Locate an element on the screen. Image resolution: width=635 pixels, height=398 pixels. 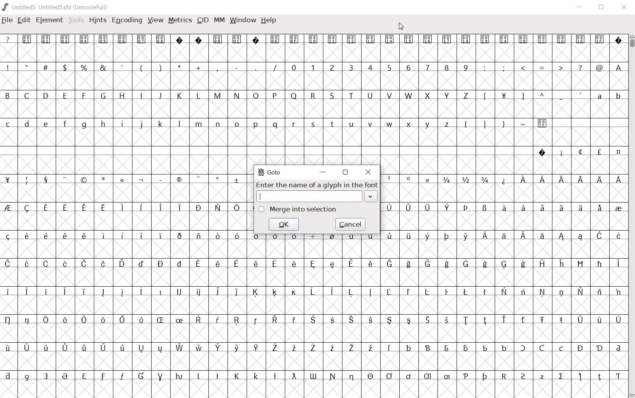
Symbol is located at coordinates (333, 264).